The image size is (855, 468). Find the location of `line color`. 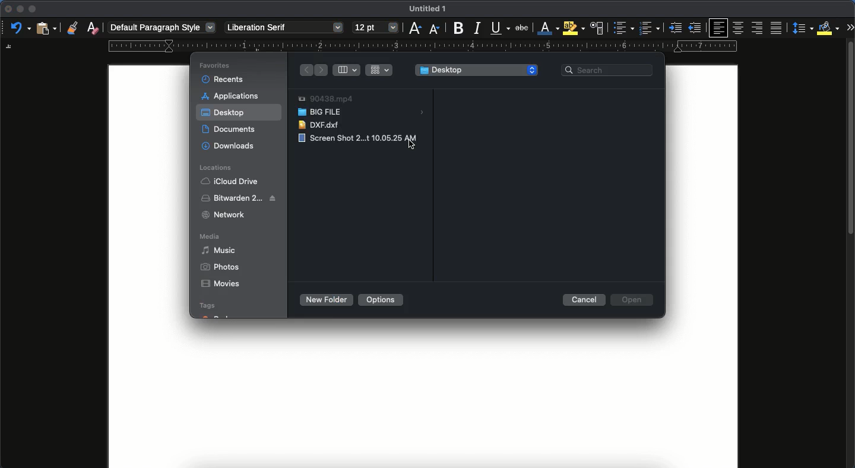

line color is located at coordinates (547, 29).